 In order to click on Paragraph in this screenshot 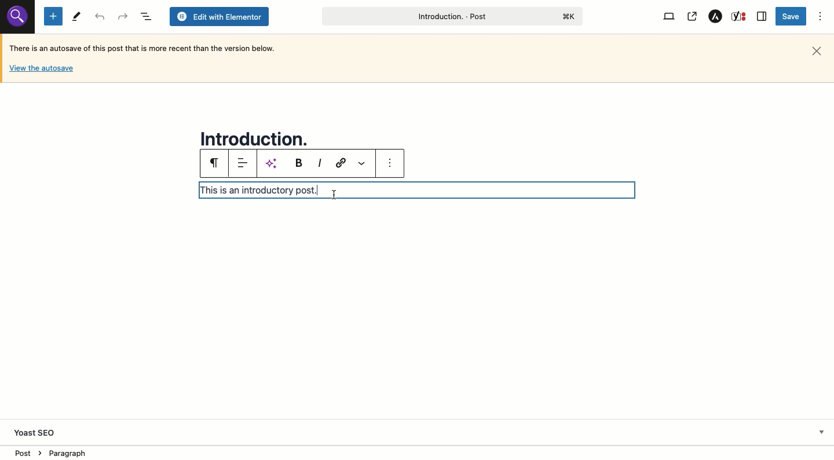, I will do `click(214, 163)`.